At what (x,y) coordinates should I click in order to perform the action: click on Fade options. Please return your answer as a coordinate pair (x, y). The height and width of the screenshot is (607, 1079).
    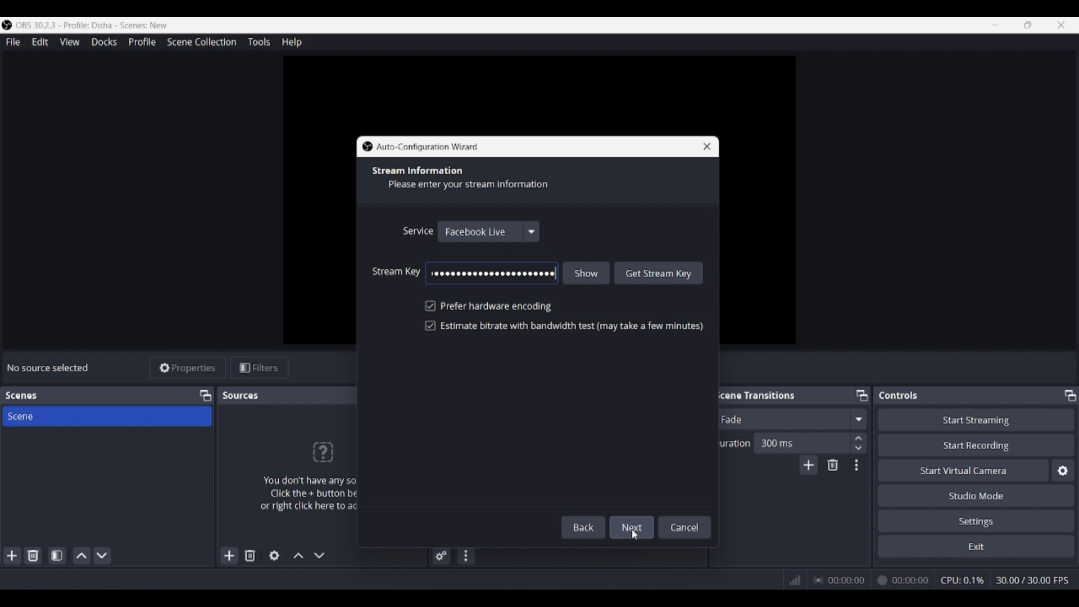
    Looking at the image, I should click on (858, 419).